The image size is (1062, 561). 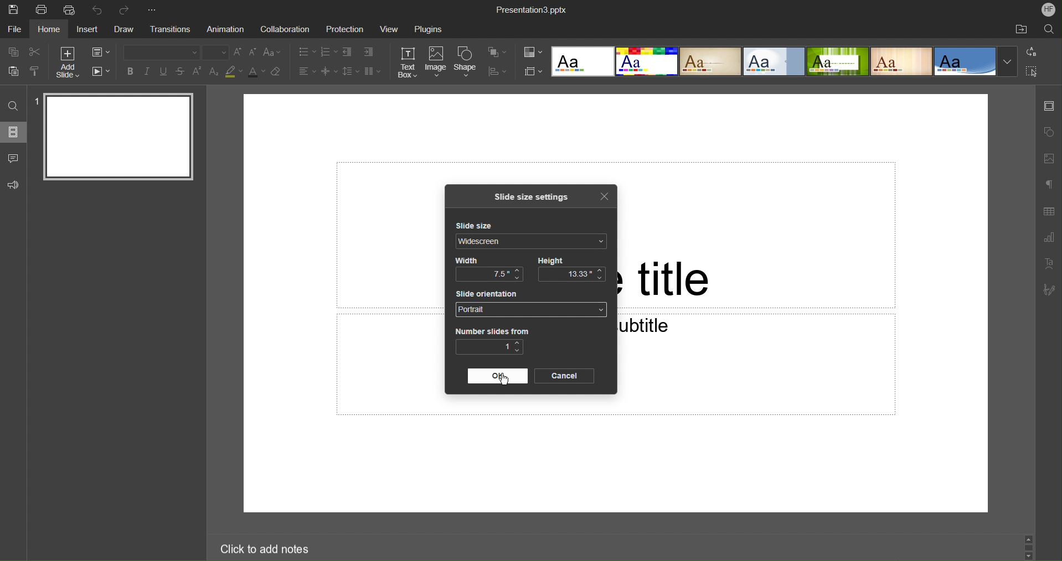 What do you see at coordinates (181, 72) in the screenshot?
I see `Strikethrough` at bounding box center [181, 72].